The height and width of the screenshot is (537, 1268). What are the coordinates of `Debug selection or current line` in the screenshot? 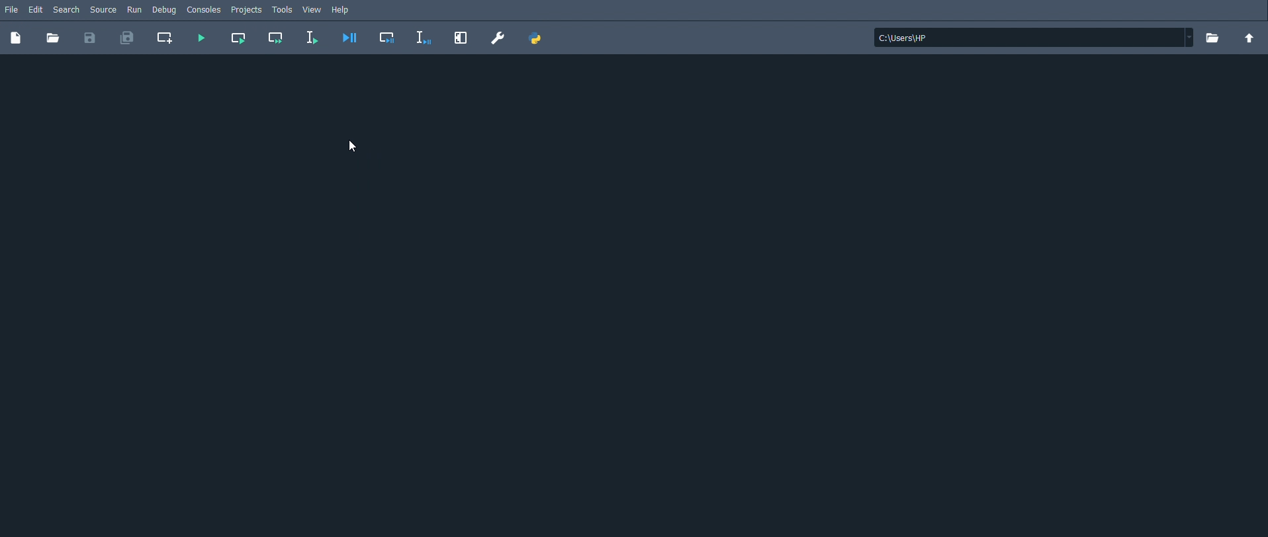 It's located at (426, 39).